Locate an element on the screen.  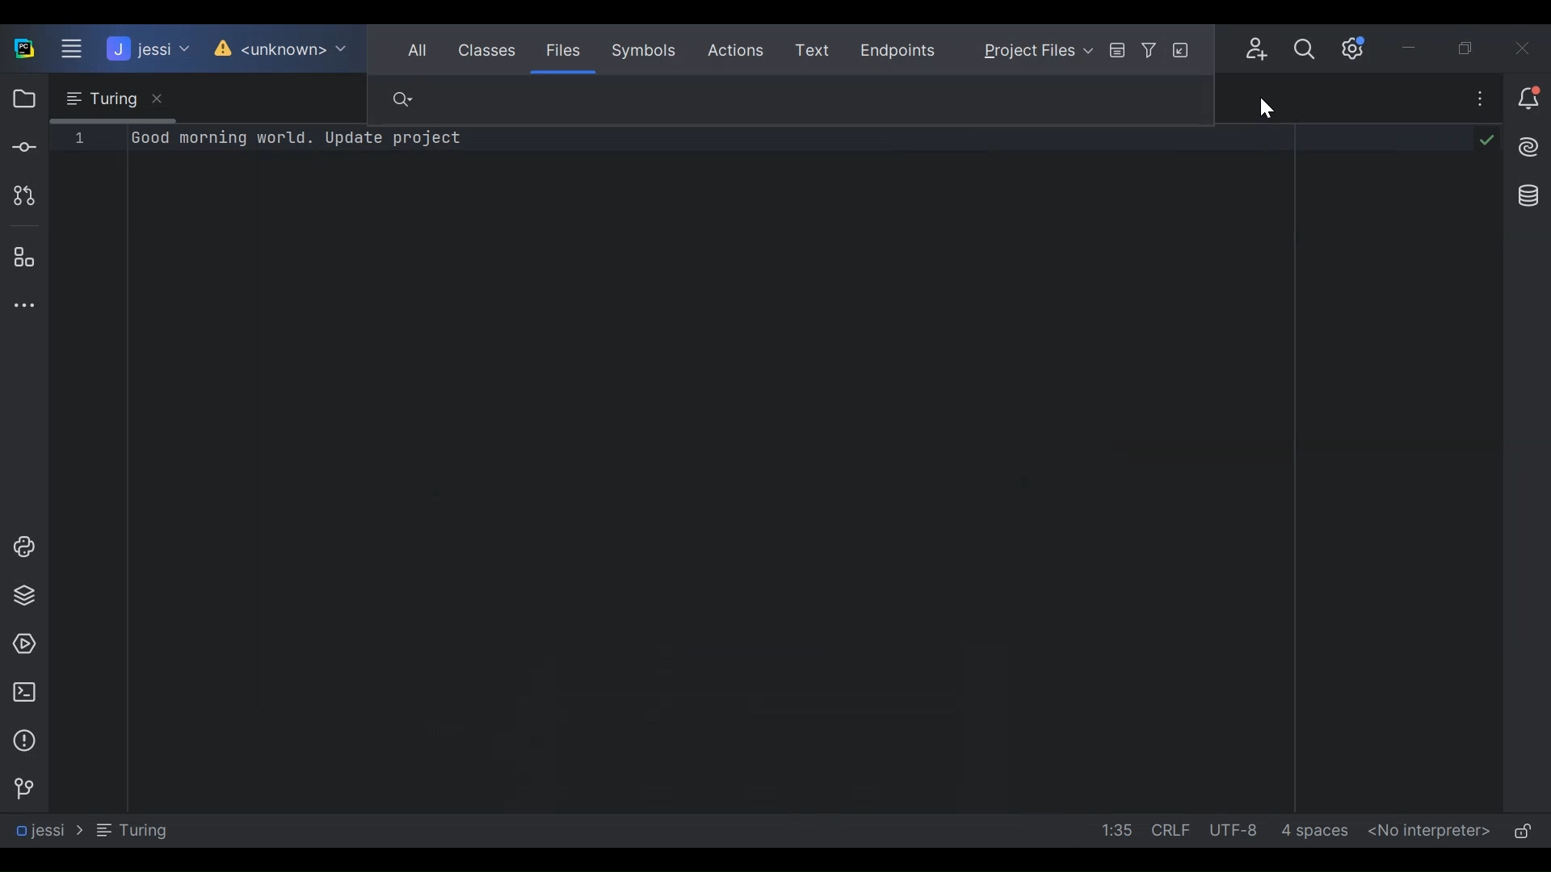
Python Console is located at coordinates (20, 546).